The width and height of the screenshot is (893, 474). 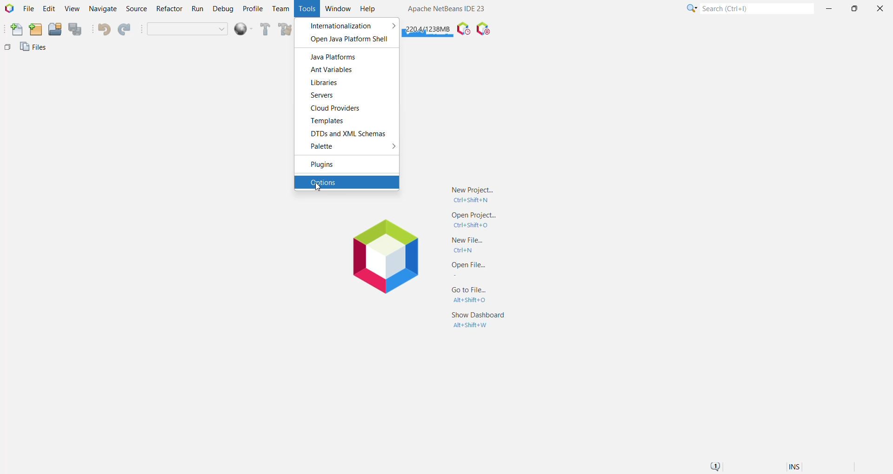 I want to click on New Project, so click(x=474, y=192).